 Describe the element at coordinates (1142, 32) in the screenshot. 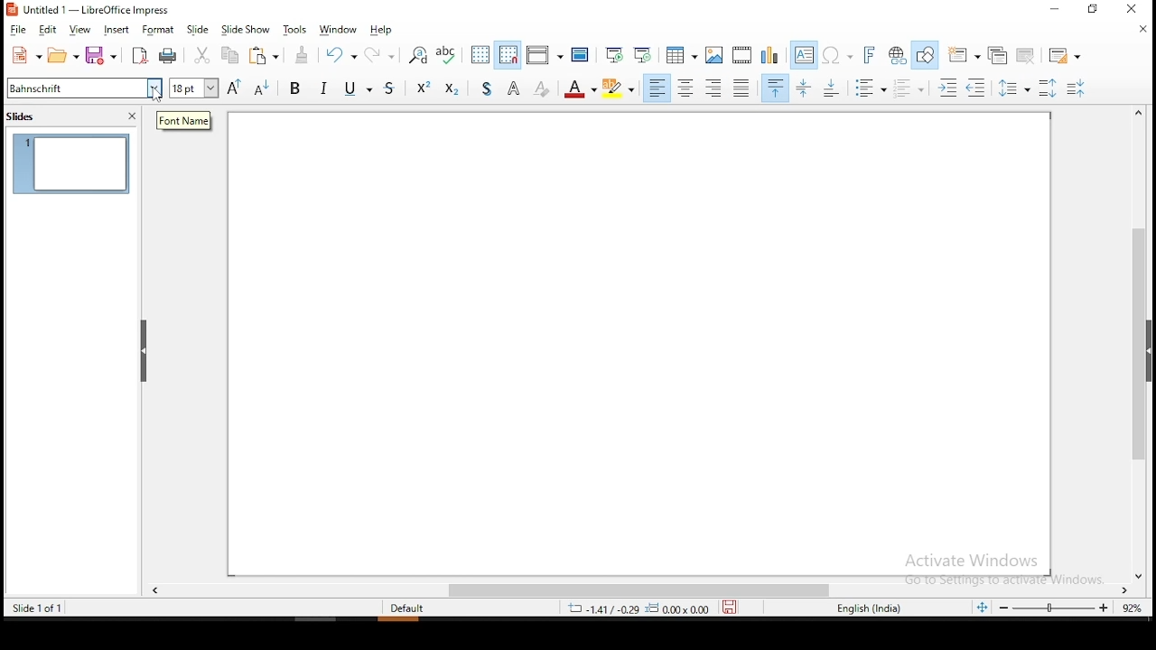

I see `close` at that location.